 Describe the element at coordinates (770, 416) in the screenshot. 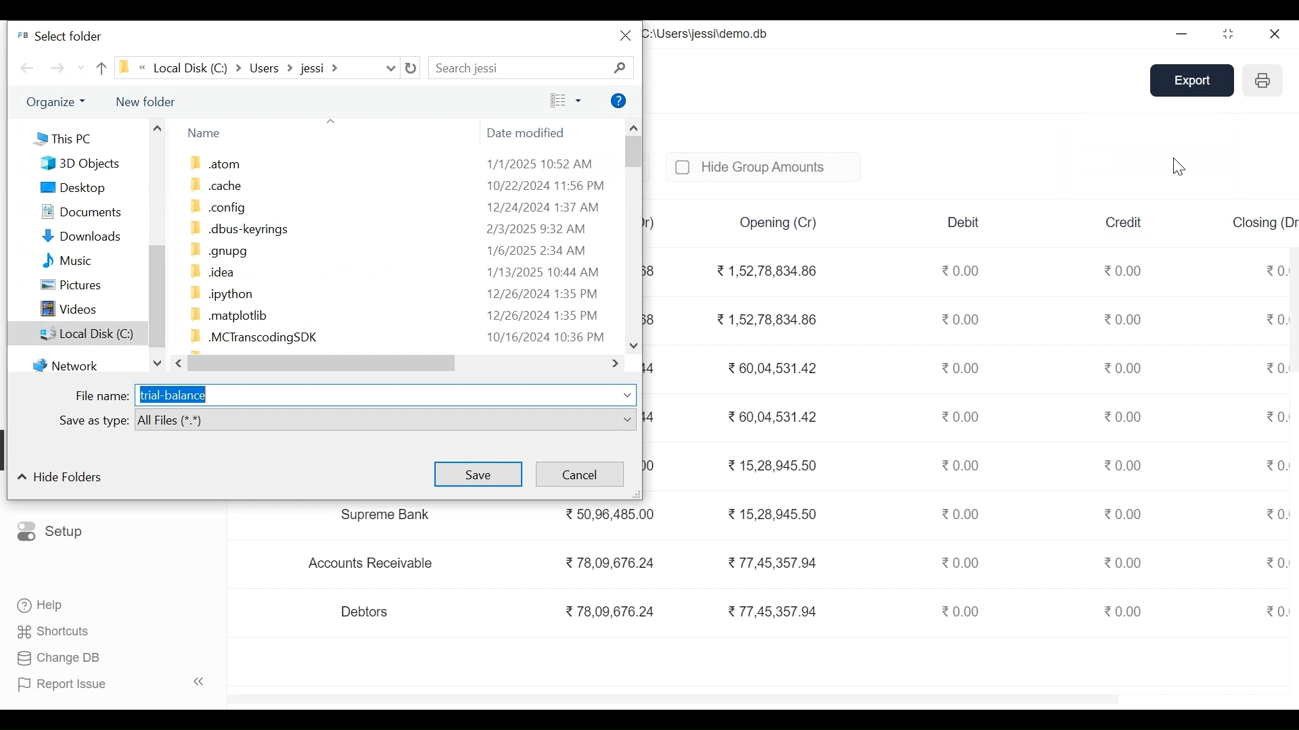

I see `60,04,531.42` at that location.